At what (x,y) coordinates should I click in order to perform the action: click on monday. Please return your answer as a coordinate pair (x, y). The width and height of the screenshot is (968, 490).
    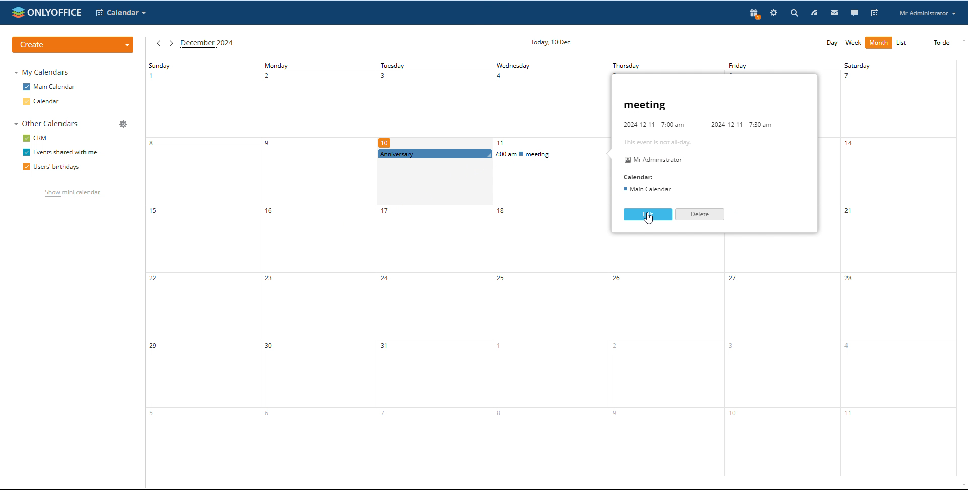
    Looking at the image, I should click on (316, 268).